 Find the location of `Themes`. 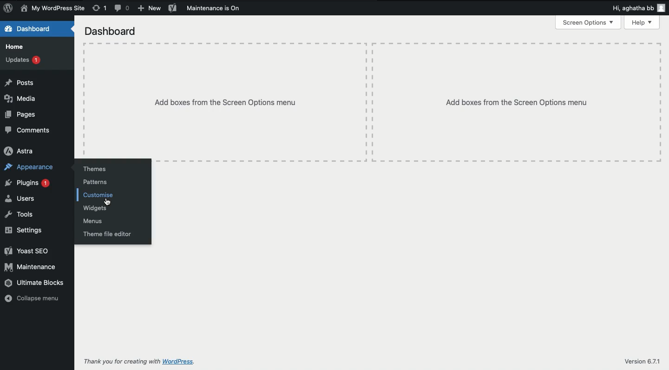

Themes is located at coordinates (95, 169).